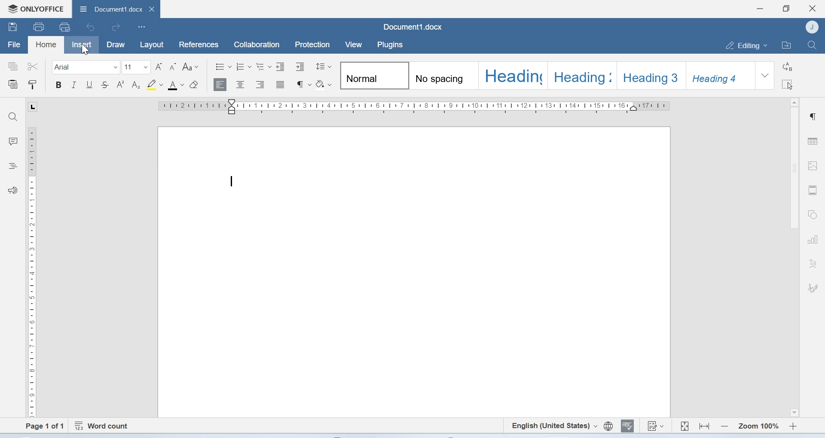  I want to click on Scrollbar, so click(792, 171).